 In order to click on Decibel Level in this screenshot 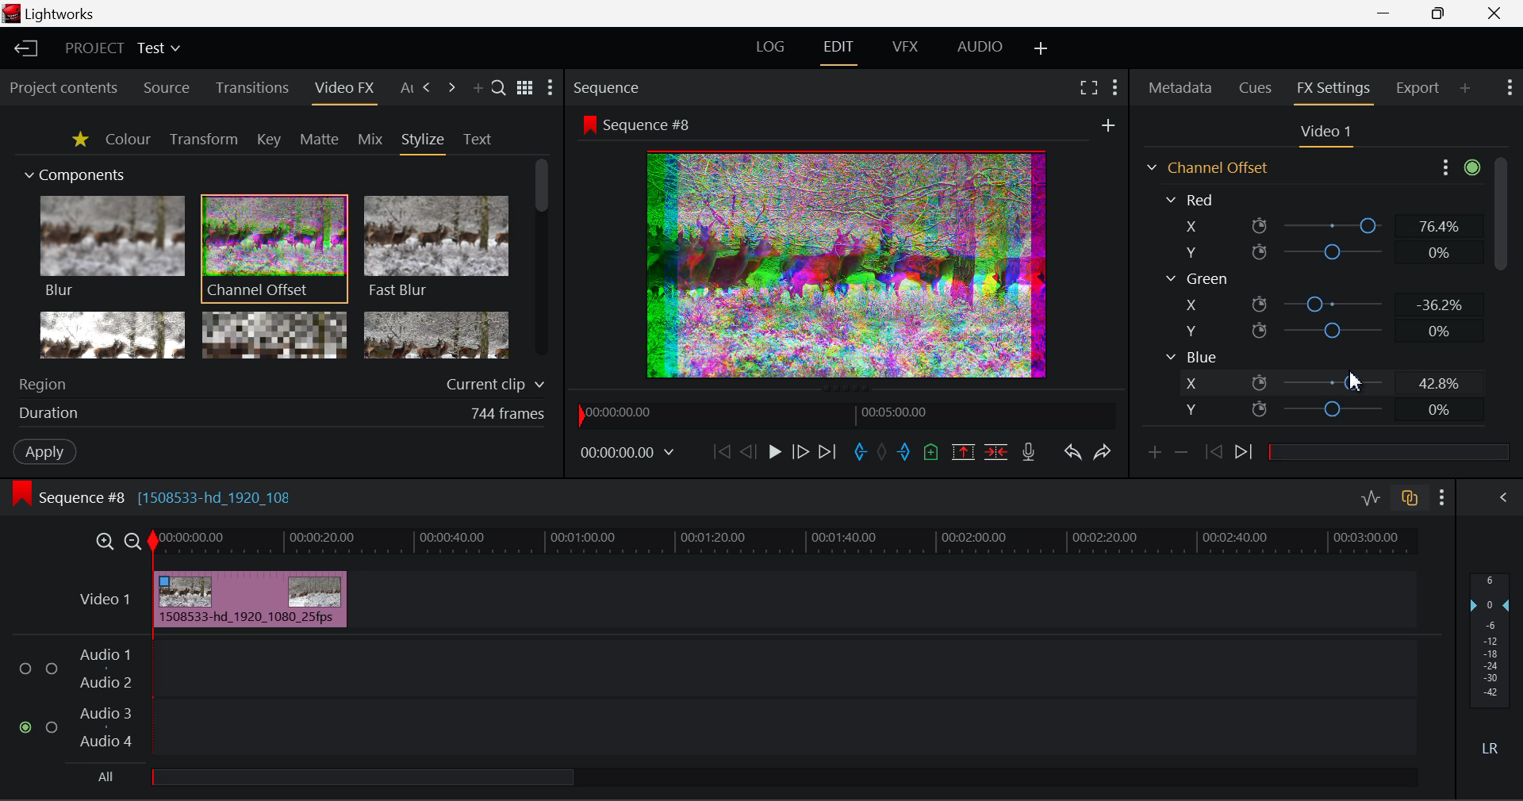, I will do `click(1491, 662)`.